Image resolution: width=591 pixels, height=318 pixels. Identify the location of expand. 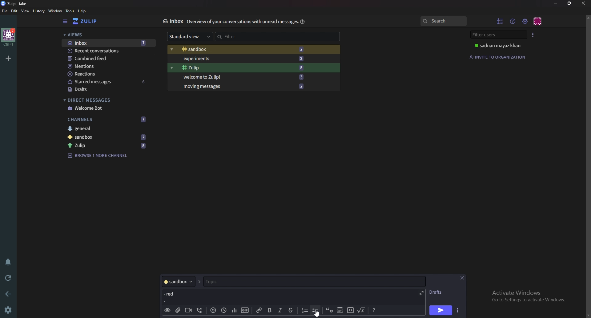
(420, 293).